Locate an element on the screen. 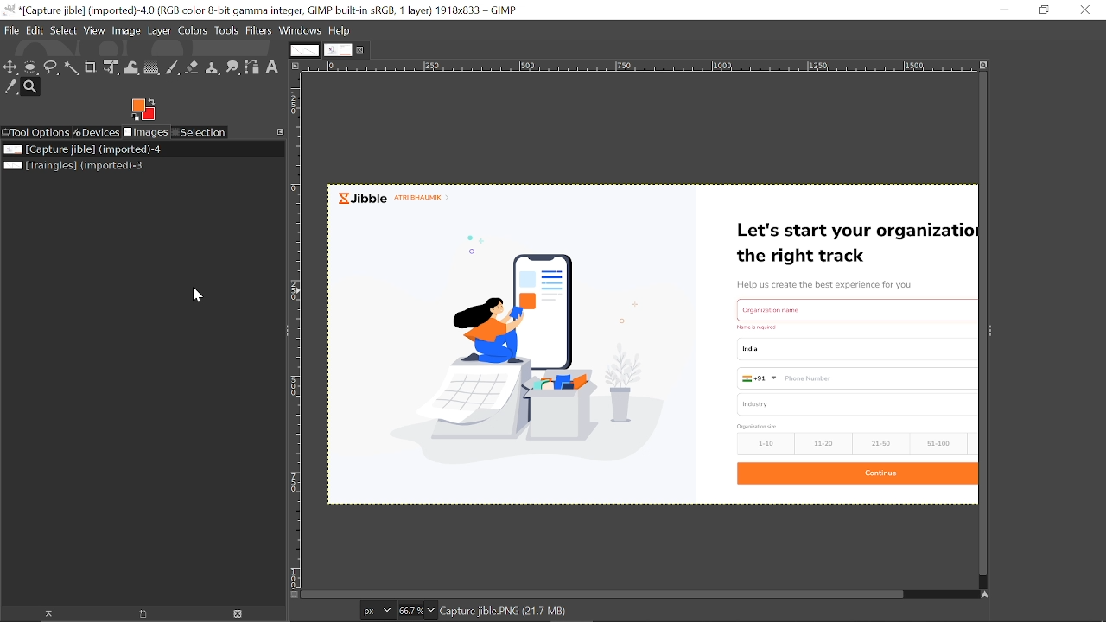 The width and height of the screenshot is (1106, 622). wrap transform is located at coordinates (133, 67).